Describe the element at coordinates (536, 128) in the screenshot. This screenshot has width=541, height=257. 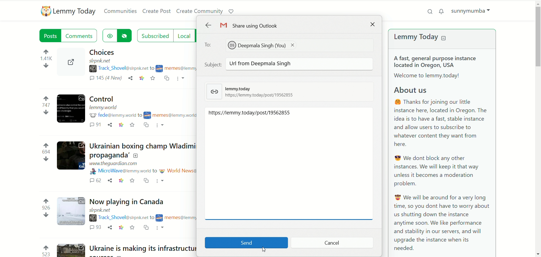
I see `vertical scroll bar` at that location.